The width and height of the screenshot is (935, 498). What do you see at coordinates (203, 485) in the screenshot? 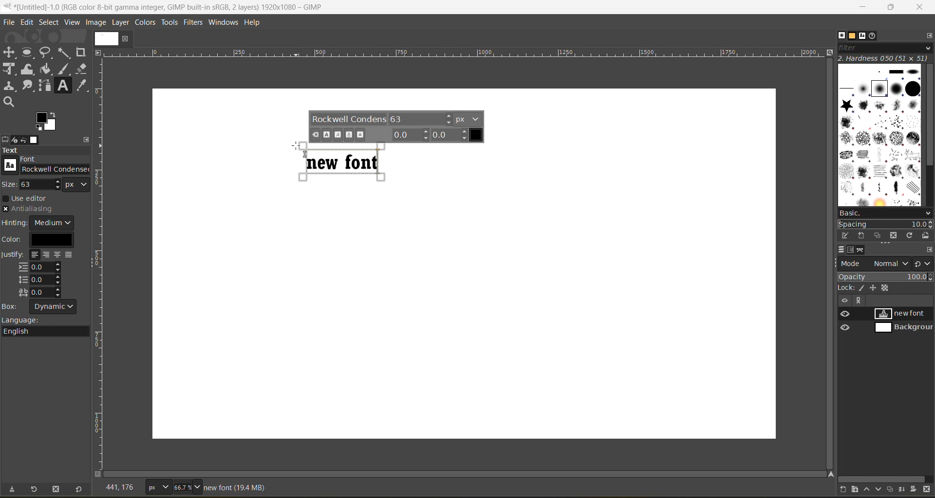
I see `zoom` at bounding box center [203, 485].